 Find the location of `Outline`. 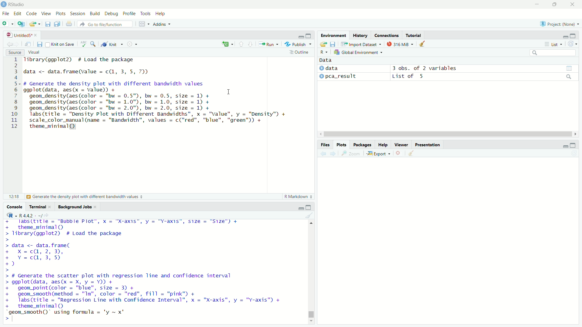

Outline is located at coordinates (300, 52).